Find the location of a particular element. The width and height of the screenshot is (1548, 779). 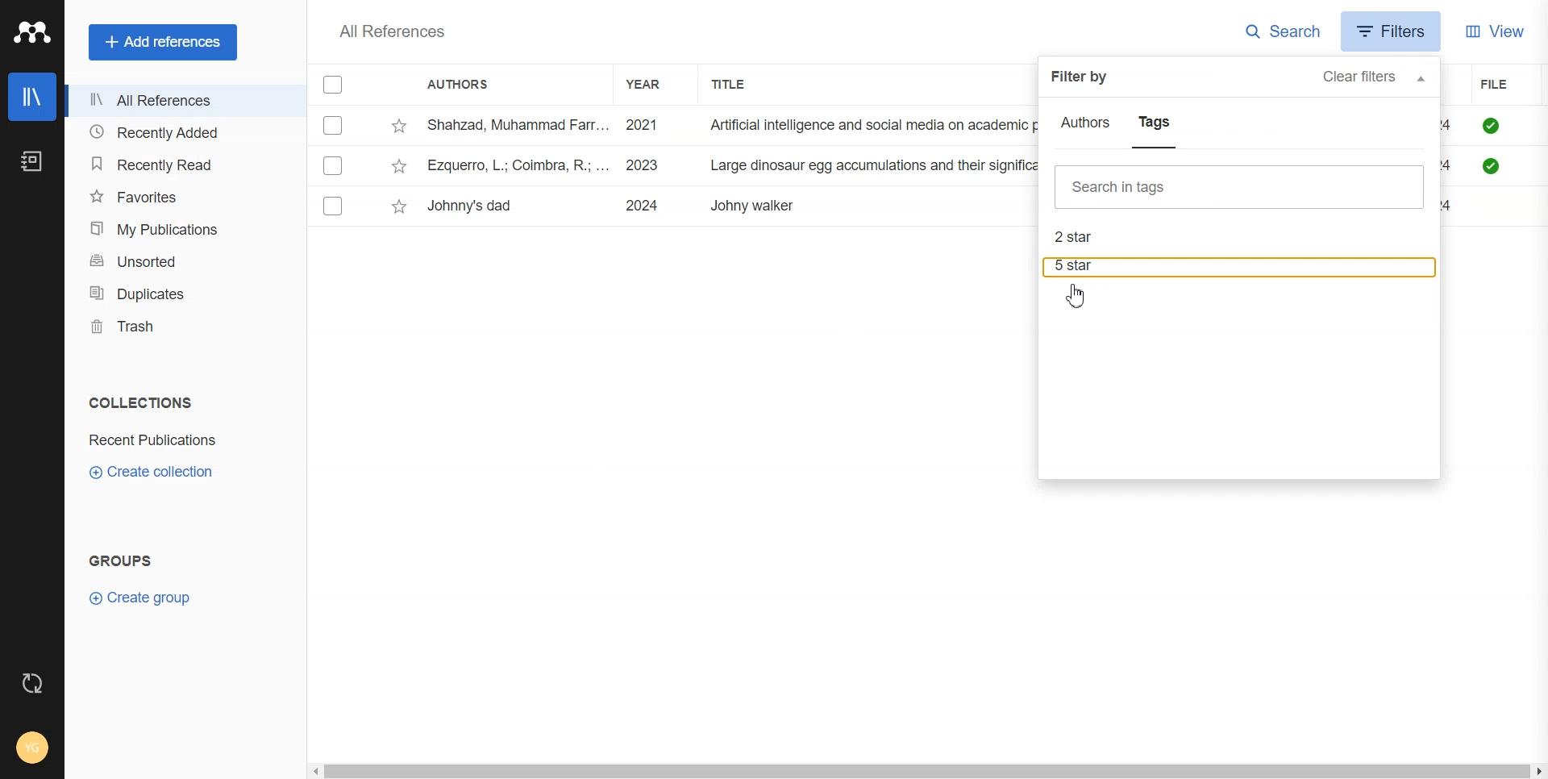

Shahzad, Muhammad Farr... 2021 Artificial intelligence and social media on academic performance and mental ...  Heliyon 12/18/2024 is located at coordinates (727, 126).